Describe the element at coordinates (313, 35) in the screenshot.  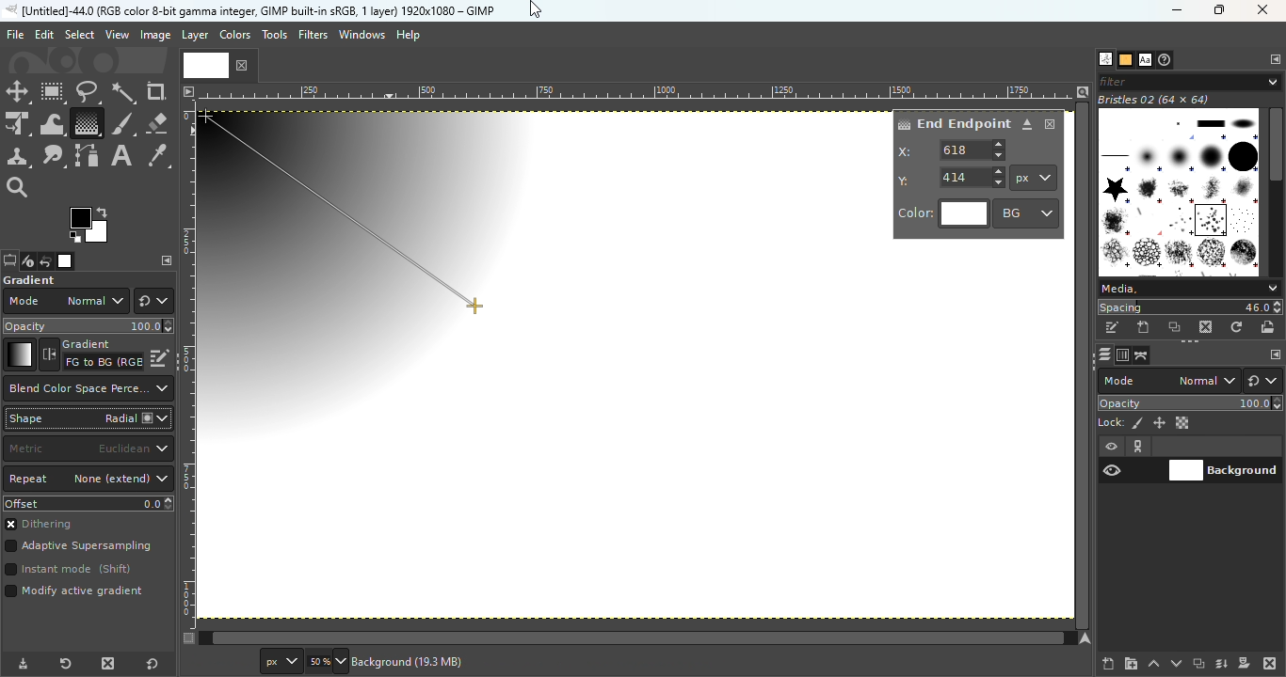
I see `Filters` at that location.